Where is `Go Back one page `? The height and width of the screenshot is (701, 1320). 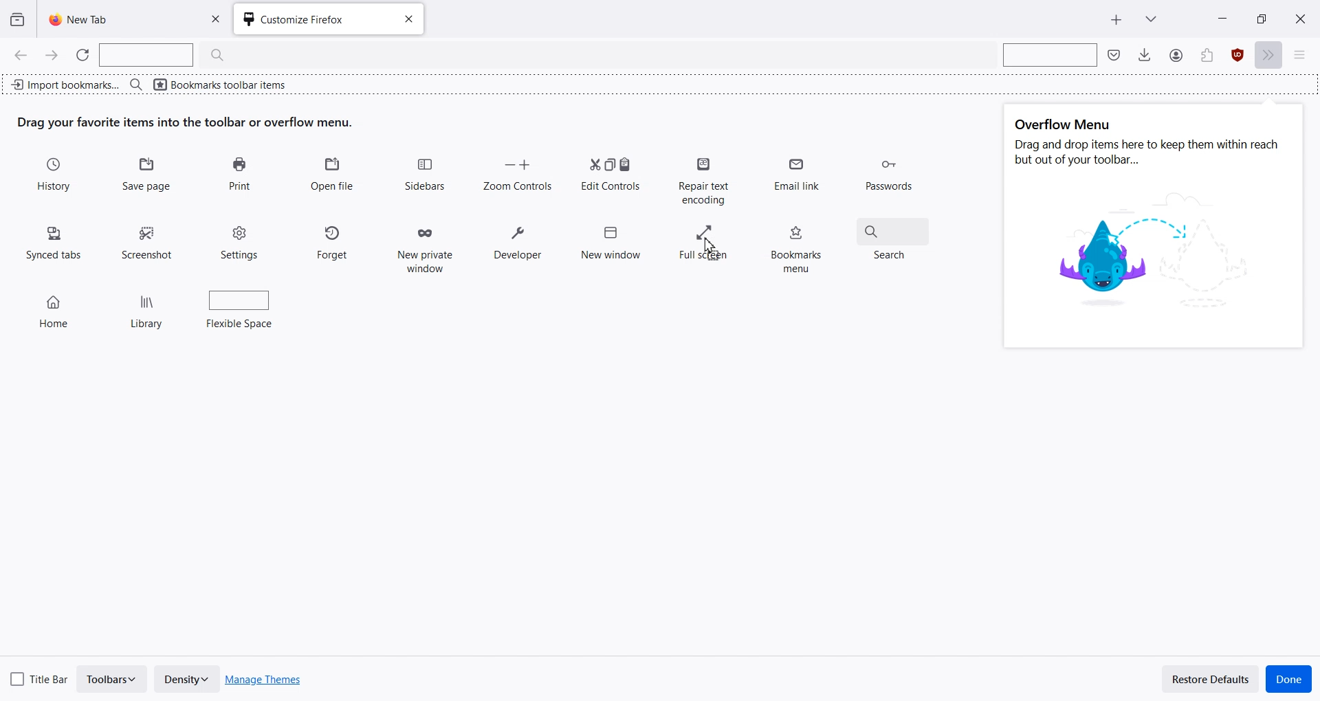 Go Back one page  is located at coordinates (19, 54).